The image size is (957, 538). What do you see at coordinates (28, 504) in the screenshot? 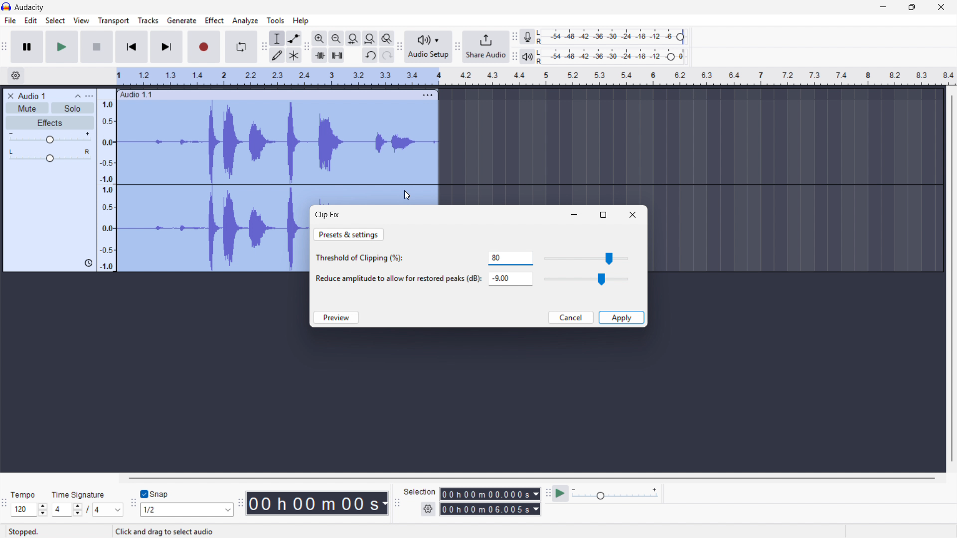
I see `Set tempo` at bounding box center [28, 504].